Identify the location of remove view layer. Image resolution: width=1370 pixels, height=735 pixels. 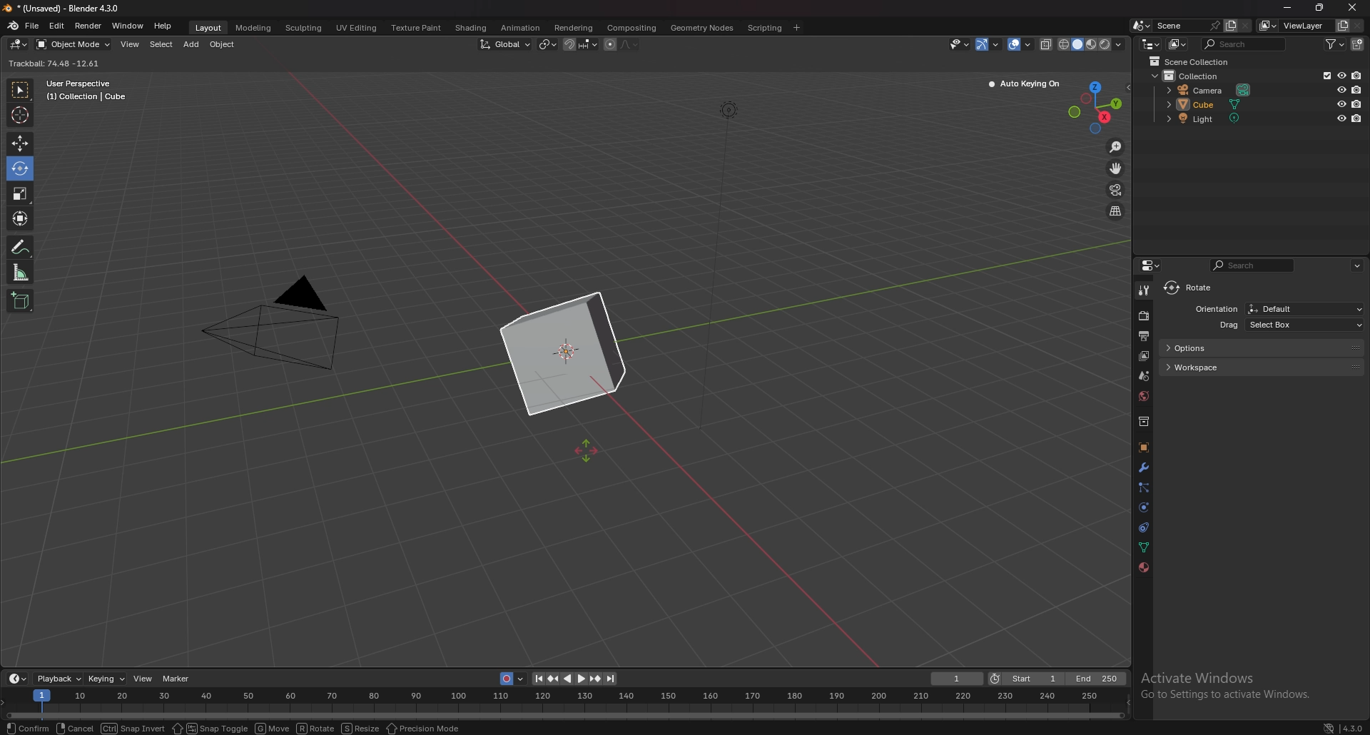
(1361, 26).